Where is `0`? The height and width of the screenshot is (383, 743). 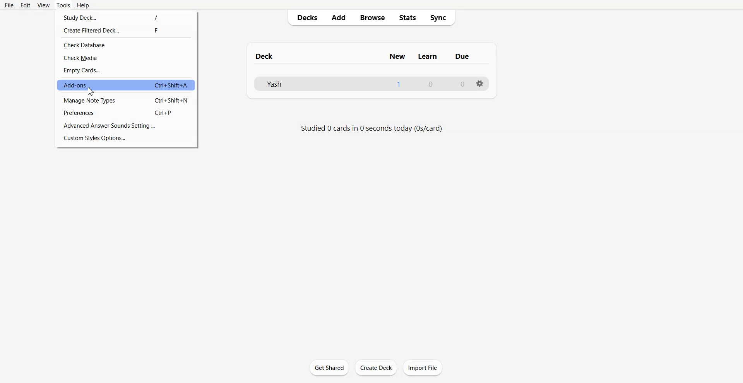 0 is located at coordinates (431, 84).